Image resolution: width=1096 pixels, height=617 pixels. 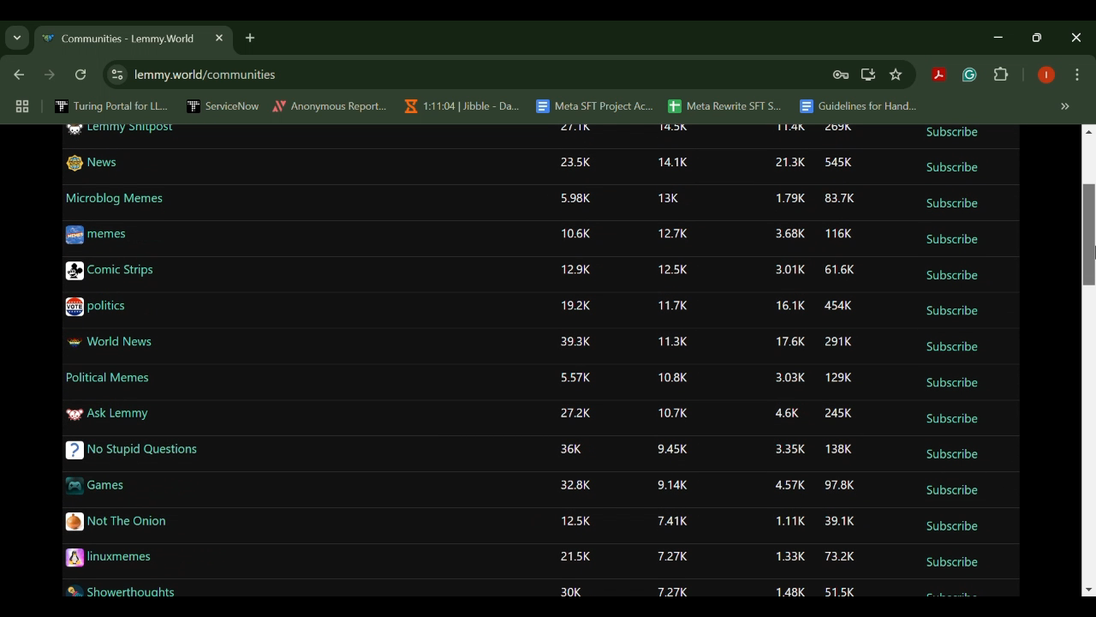 What do you see at coordinates (789, 344) in the screenshot?
I see `17.6K` at bounding box center [789, 344].